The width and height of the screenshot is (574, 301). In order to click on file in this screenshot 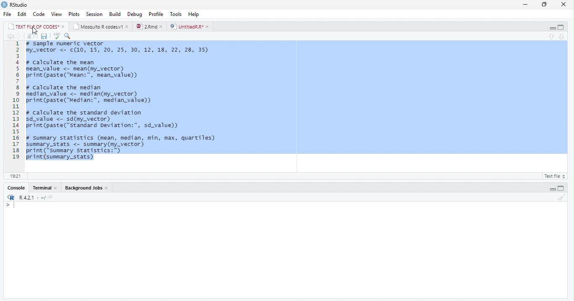, I will do `click(8, 14)`.